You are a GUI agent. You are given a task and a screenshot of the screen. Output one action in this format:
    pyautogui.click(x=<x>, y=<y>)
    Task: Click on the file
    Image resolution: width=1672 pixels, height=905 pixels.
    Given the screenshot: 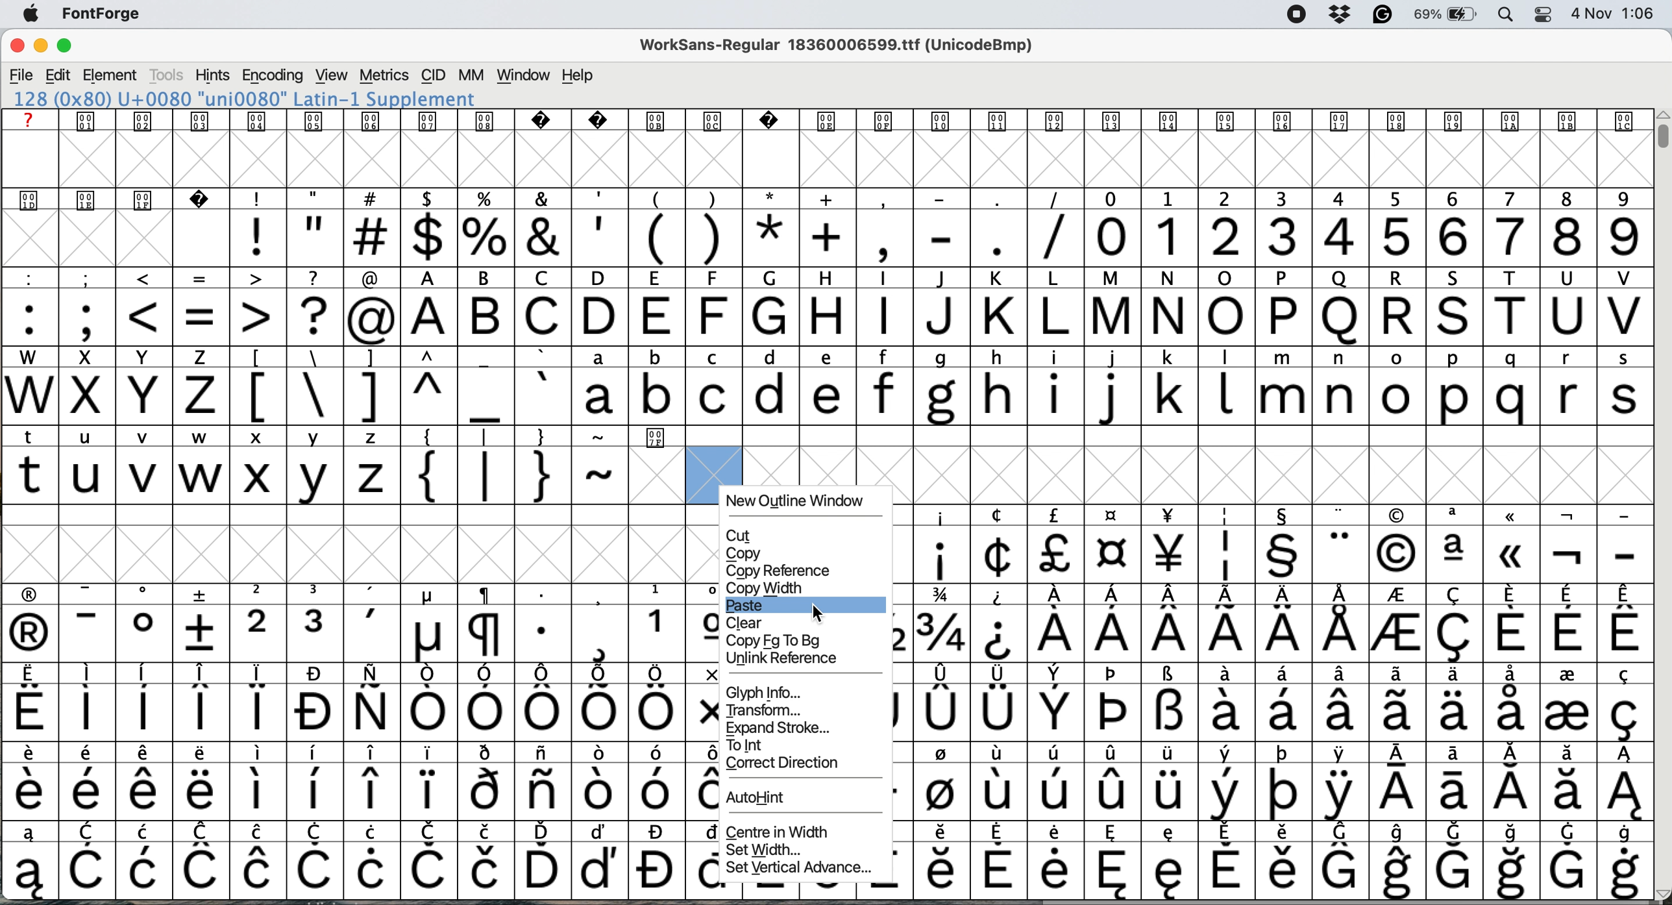 What is the action you would take?
    pyautogui.click(x=21, y=74)
    